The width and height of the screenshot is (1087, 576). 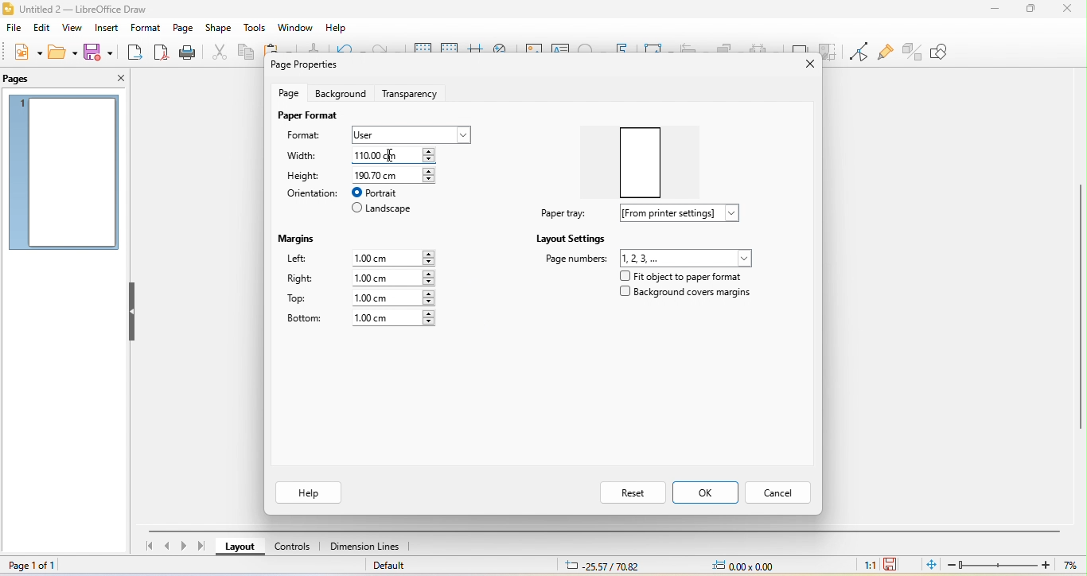 I want to click on first page, so click(x=147, y=548).